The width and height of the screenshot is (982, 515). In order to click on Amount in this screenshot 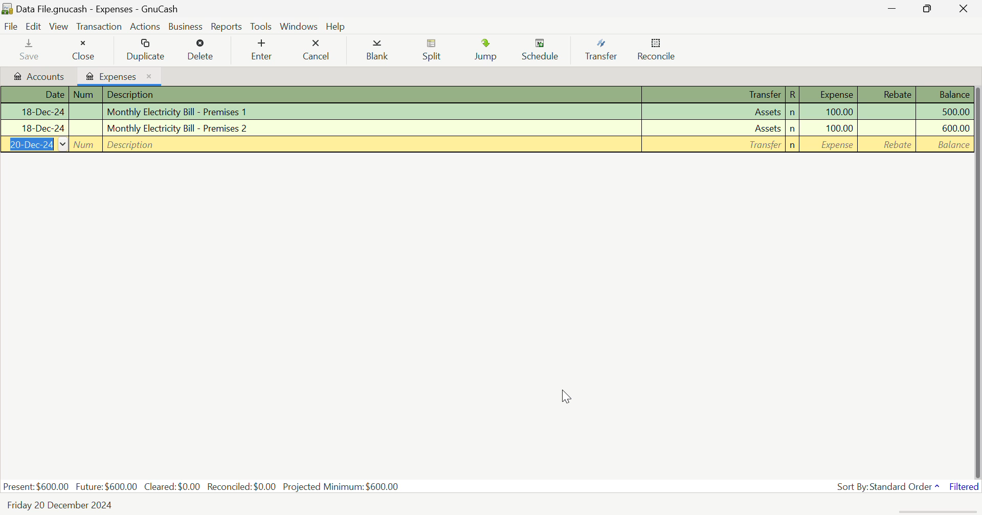, I will do `click(838, 111)`.